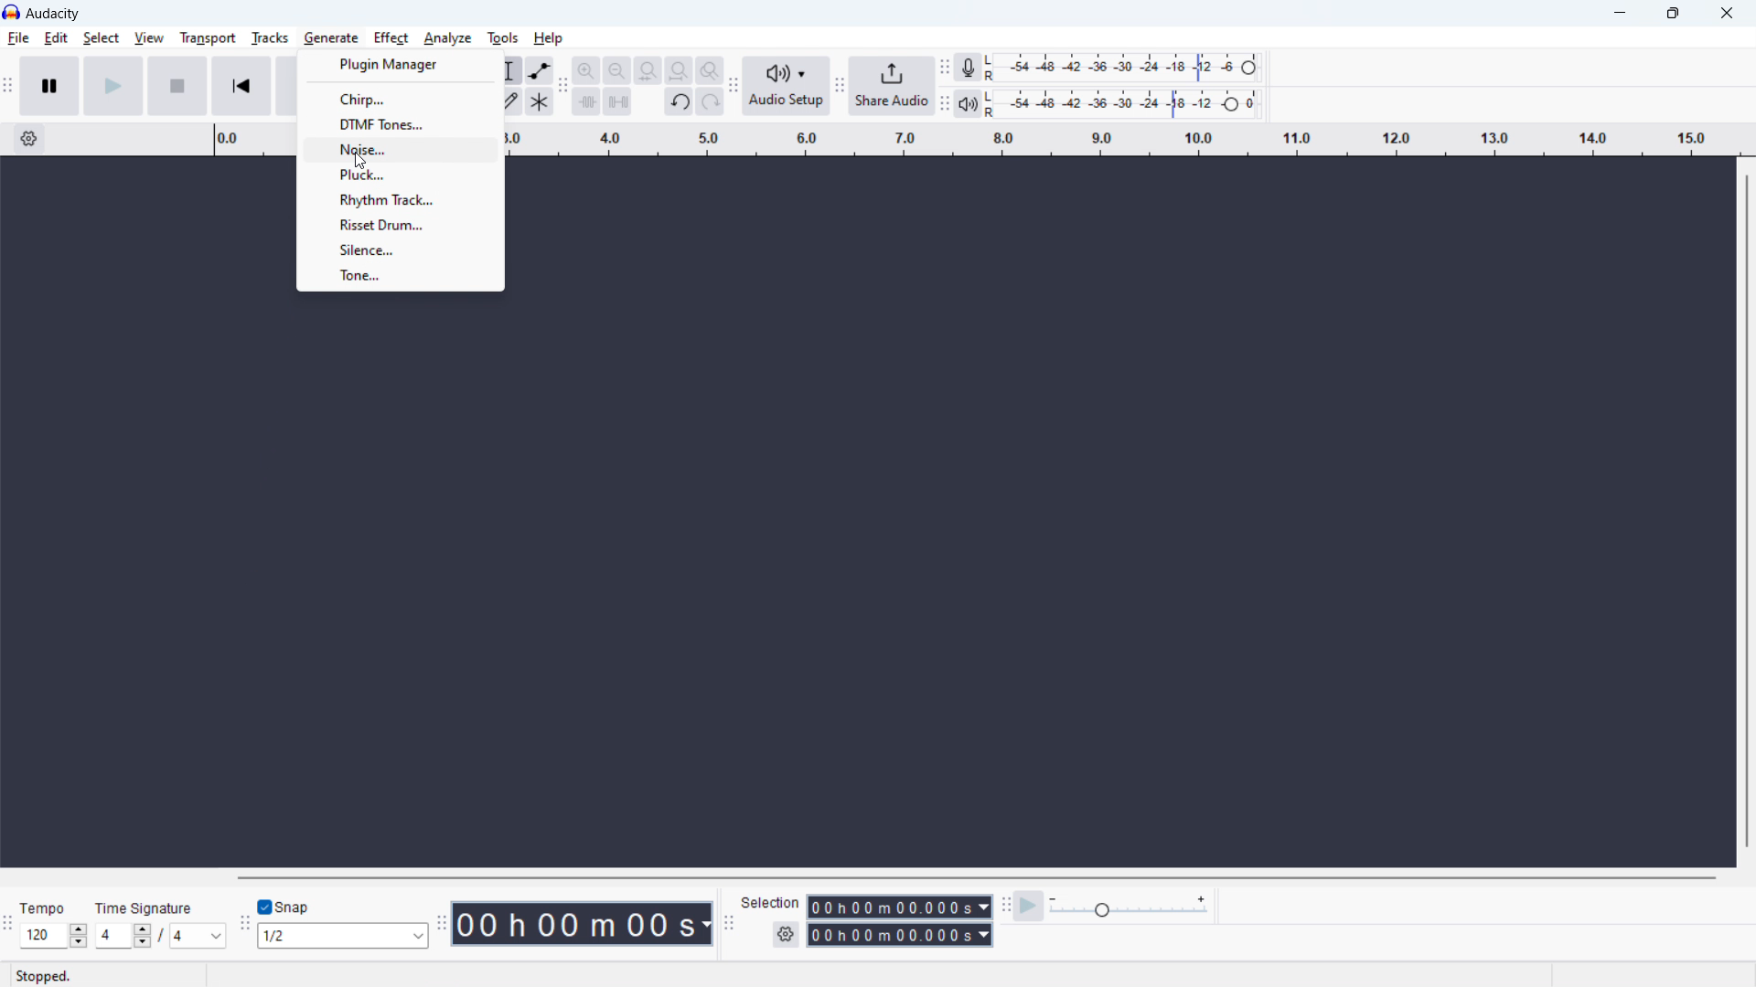 This screenshot has height=987, width=1756. Describe the element at coordinates (402, 150) in the screenshot. I see `noise` at that location.